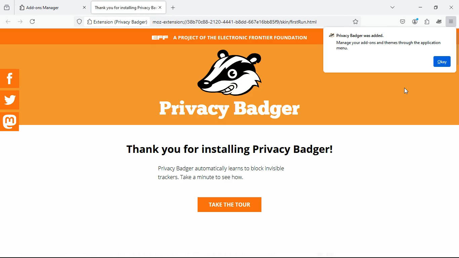  I want to click on privacy badger, so click(440, 21).